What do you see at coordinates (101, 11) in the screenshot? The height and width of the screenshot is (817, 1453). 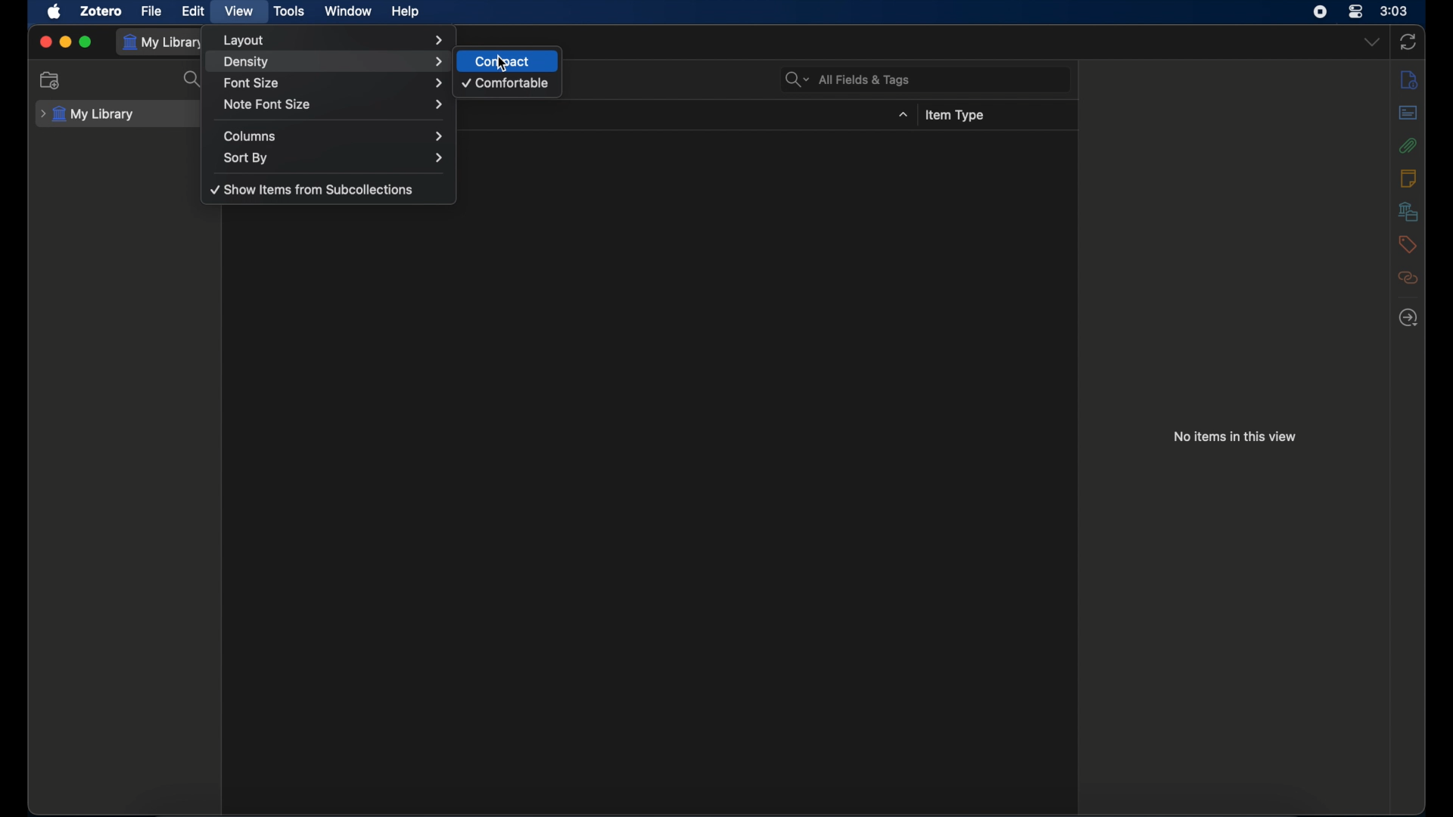 I see `zotero` at bounding box center [101, 11].